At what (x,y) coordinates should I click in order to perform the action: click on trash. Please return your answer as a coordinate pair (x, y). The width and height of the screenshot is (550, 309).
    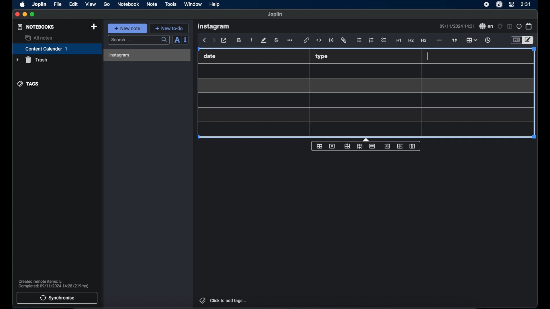
    Looking at the image, I should click on (32, 60).